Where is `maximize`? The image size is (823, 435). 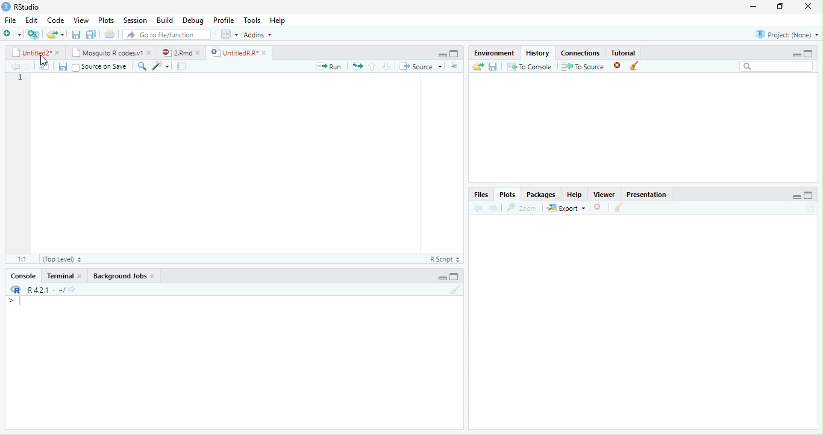
maximize is located at coordinates (455, 277).